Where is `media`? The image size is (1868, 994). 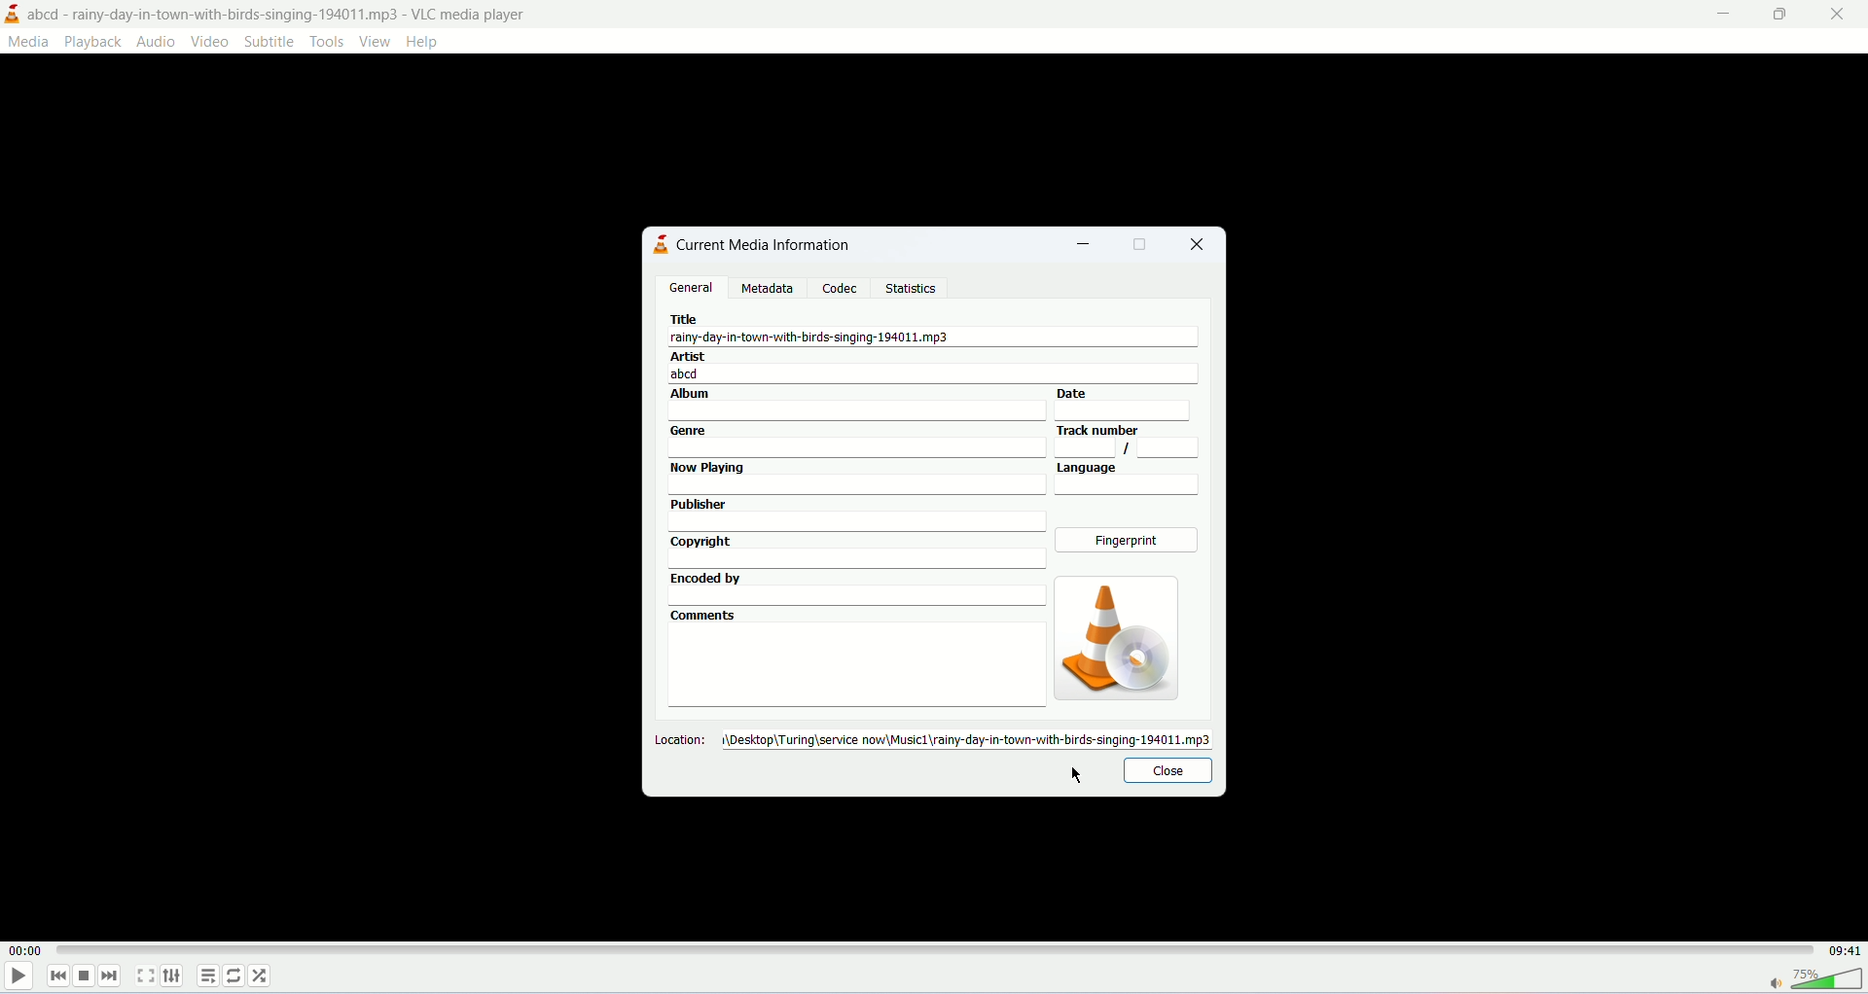
media is located at coordinates (32, 43).